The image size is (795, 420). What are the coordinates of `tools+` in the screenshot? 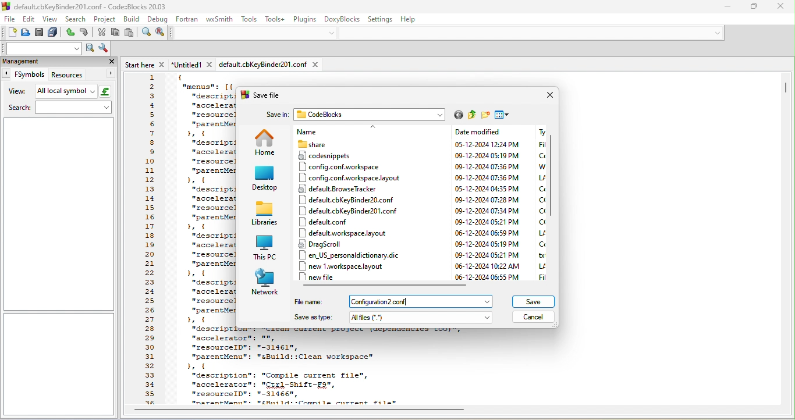 It's located at (276, 20).